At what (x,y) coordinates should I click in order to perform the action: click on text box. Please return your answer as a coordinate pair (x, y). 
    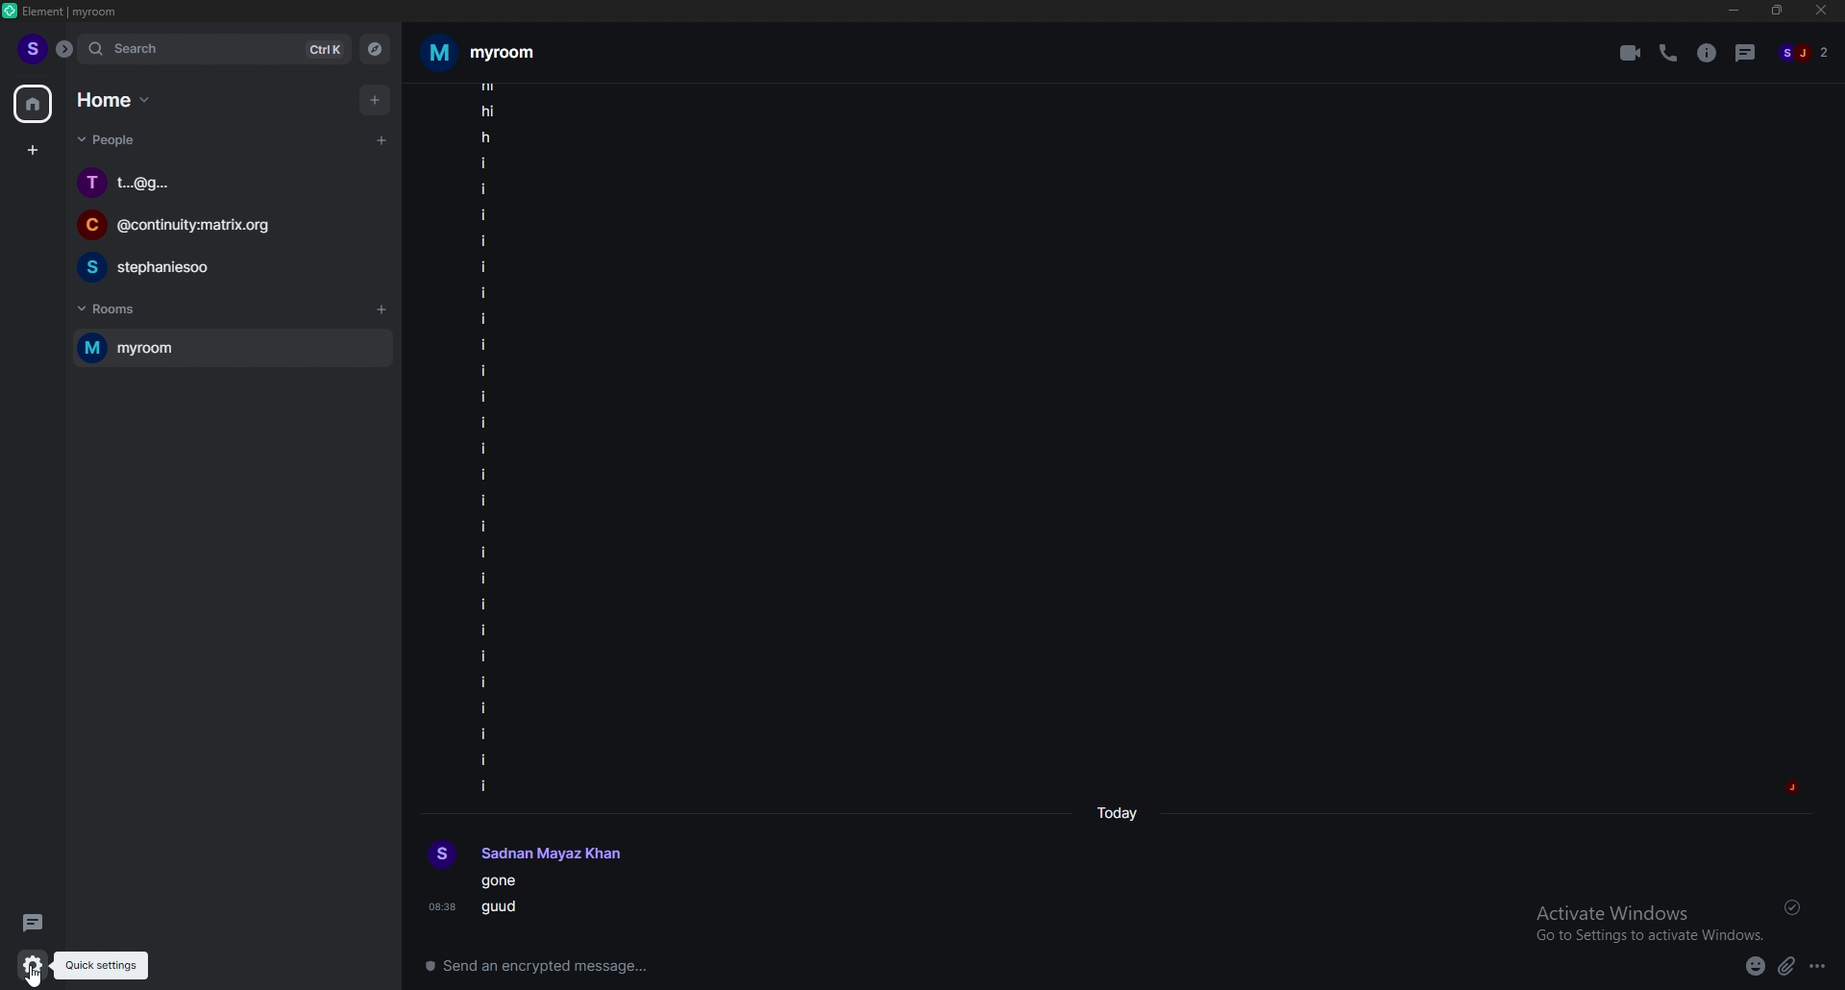
    Looking at the image, I should click on (696, 961).